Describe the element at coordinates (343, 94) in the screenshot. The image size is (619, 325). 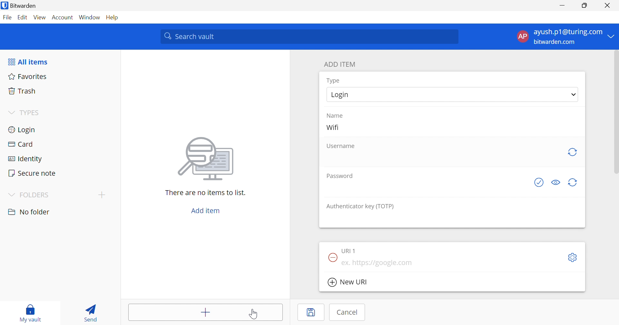
I see `Login` at that location.